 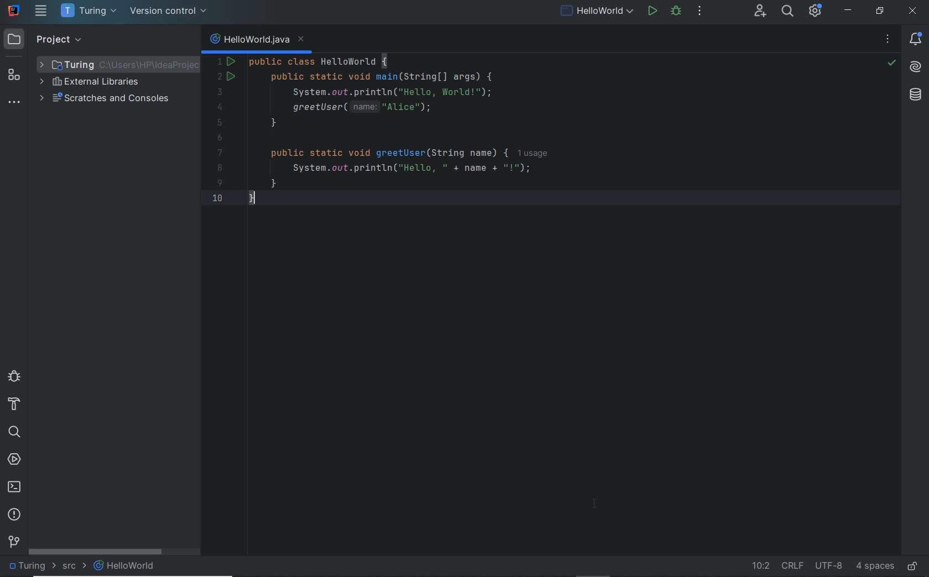 I want to click on CLOSE, so click(x=913, y=11).